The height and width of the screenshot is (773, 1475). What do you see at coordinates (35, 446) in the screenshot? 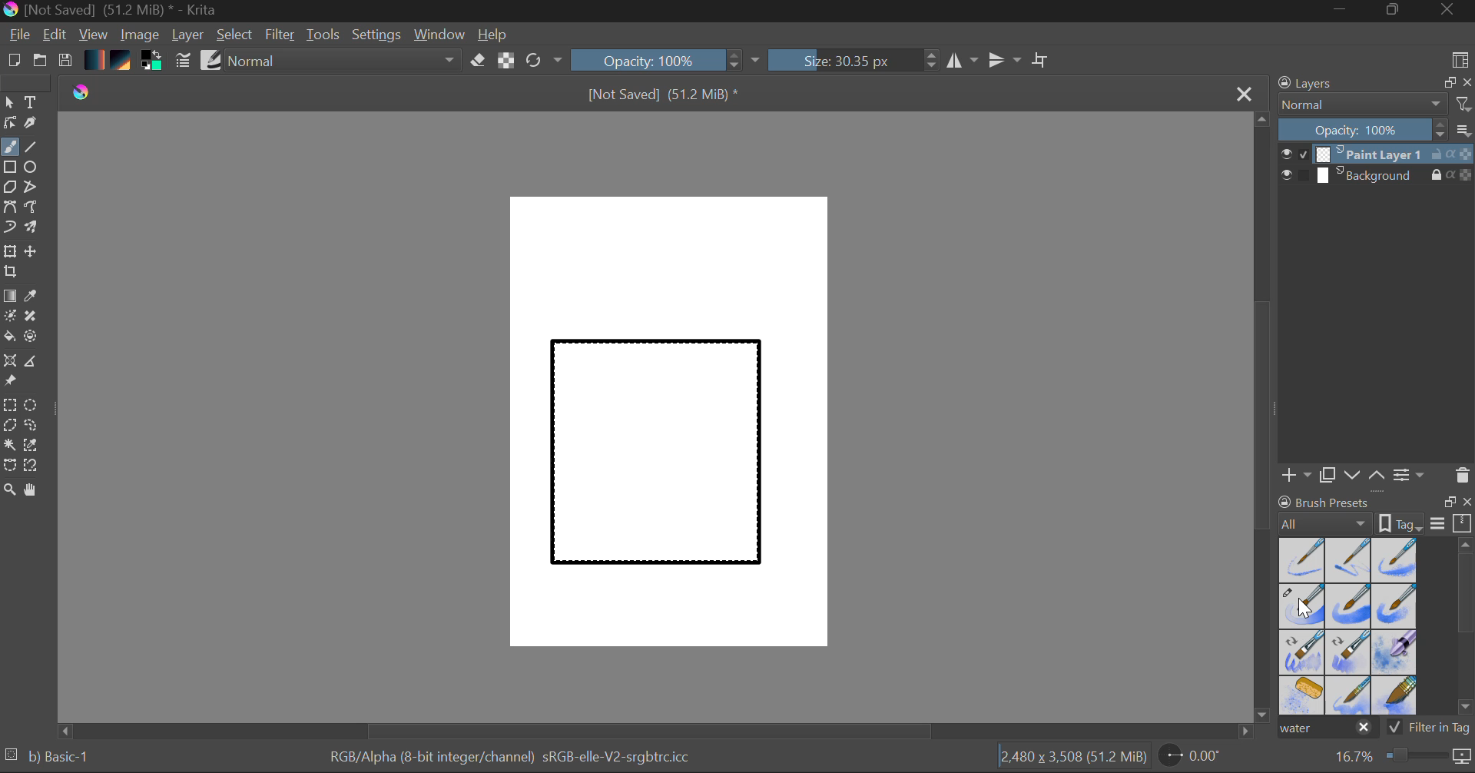
I see `Similar Color Selector` at bounding box center [35, 446].